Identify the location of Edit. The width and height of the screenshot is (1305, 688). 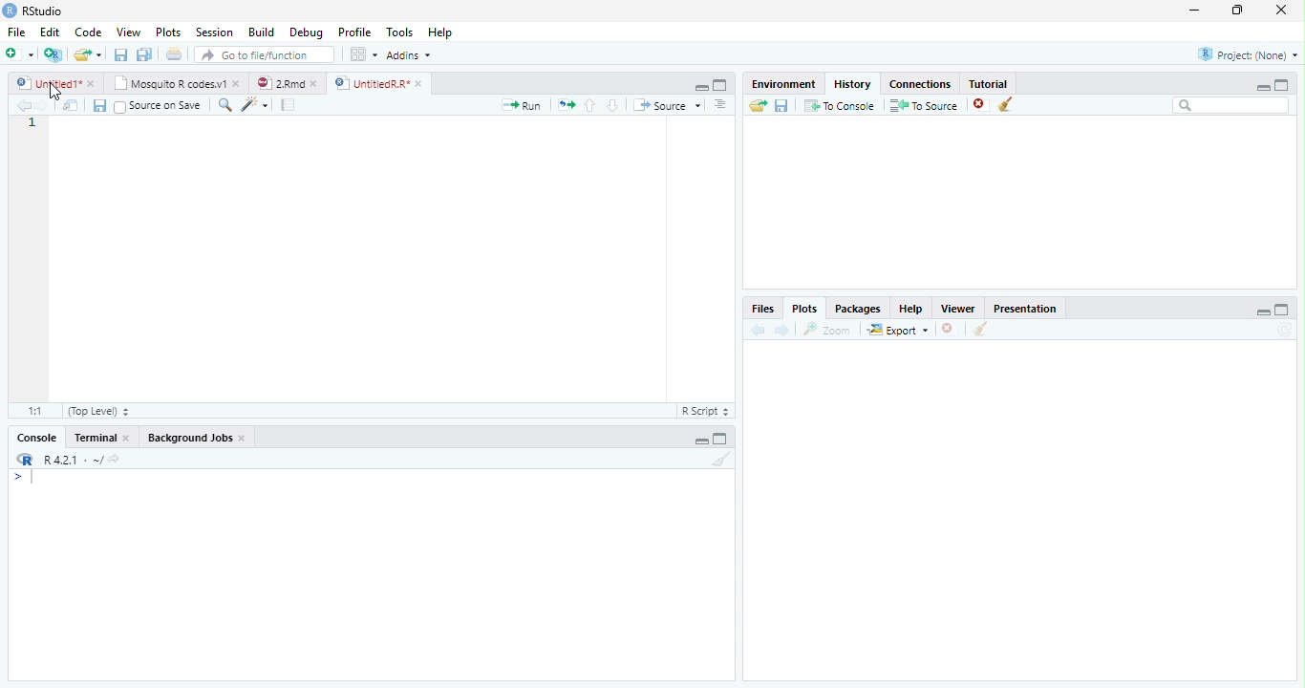
(49, 32).